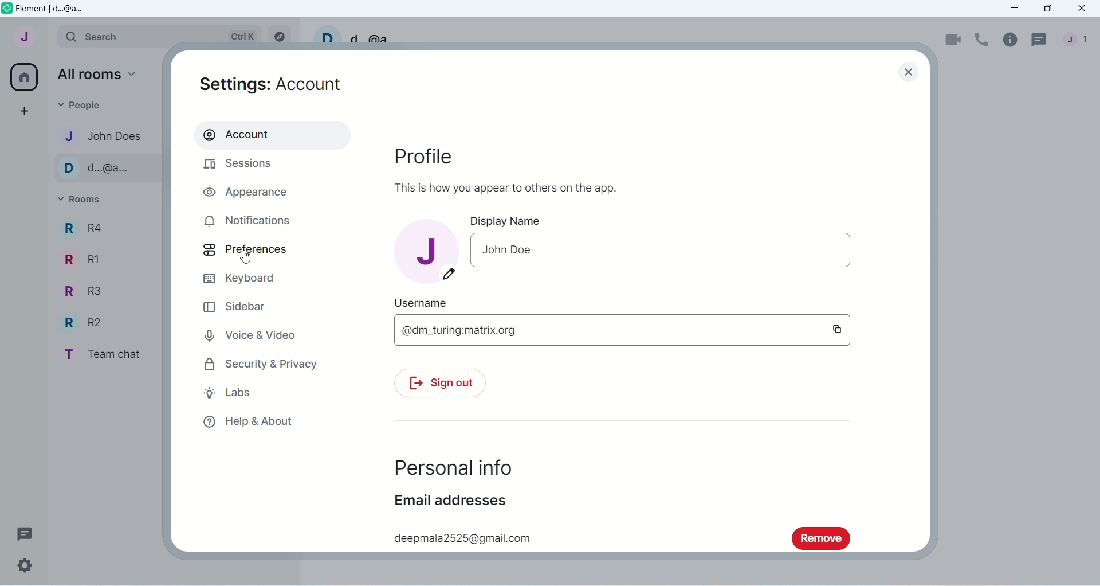 The width and height of the screenshot is (1100, 586). I want to click on Room info, so click(1012, 41).